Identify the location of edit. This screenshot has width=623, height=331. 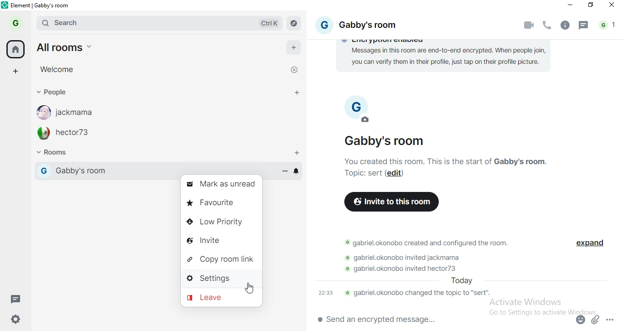
(396, 174).